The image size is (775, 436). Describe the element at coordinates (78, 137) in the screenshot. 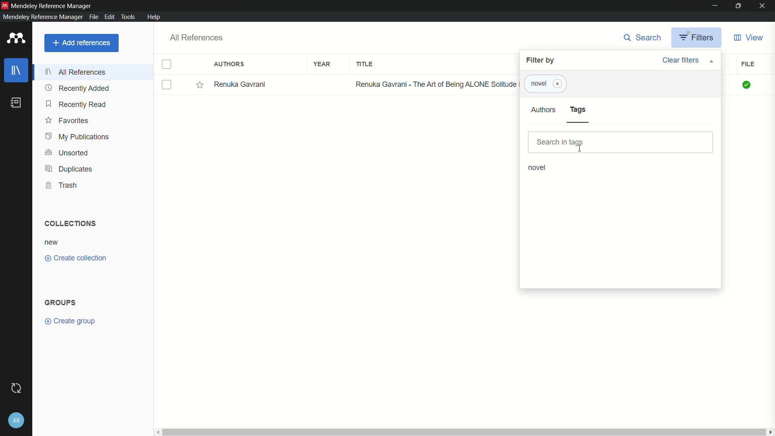

I see `my publications` at that location.